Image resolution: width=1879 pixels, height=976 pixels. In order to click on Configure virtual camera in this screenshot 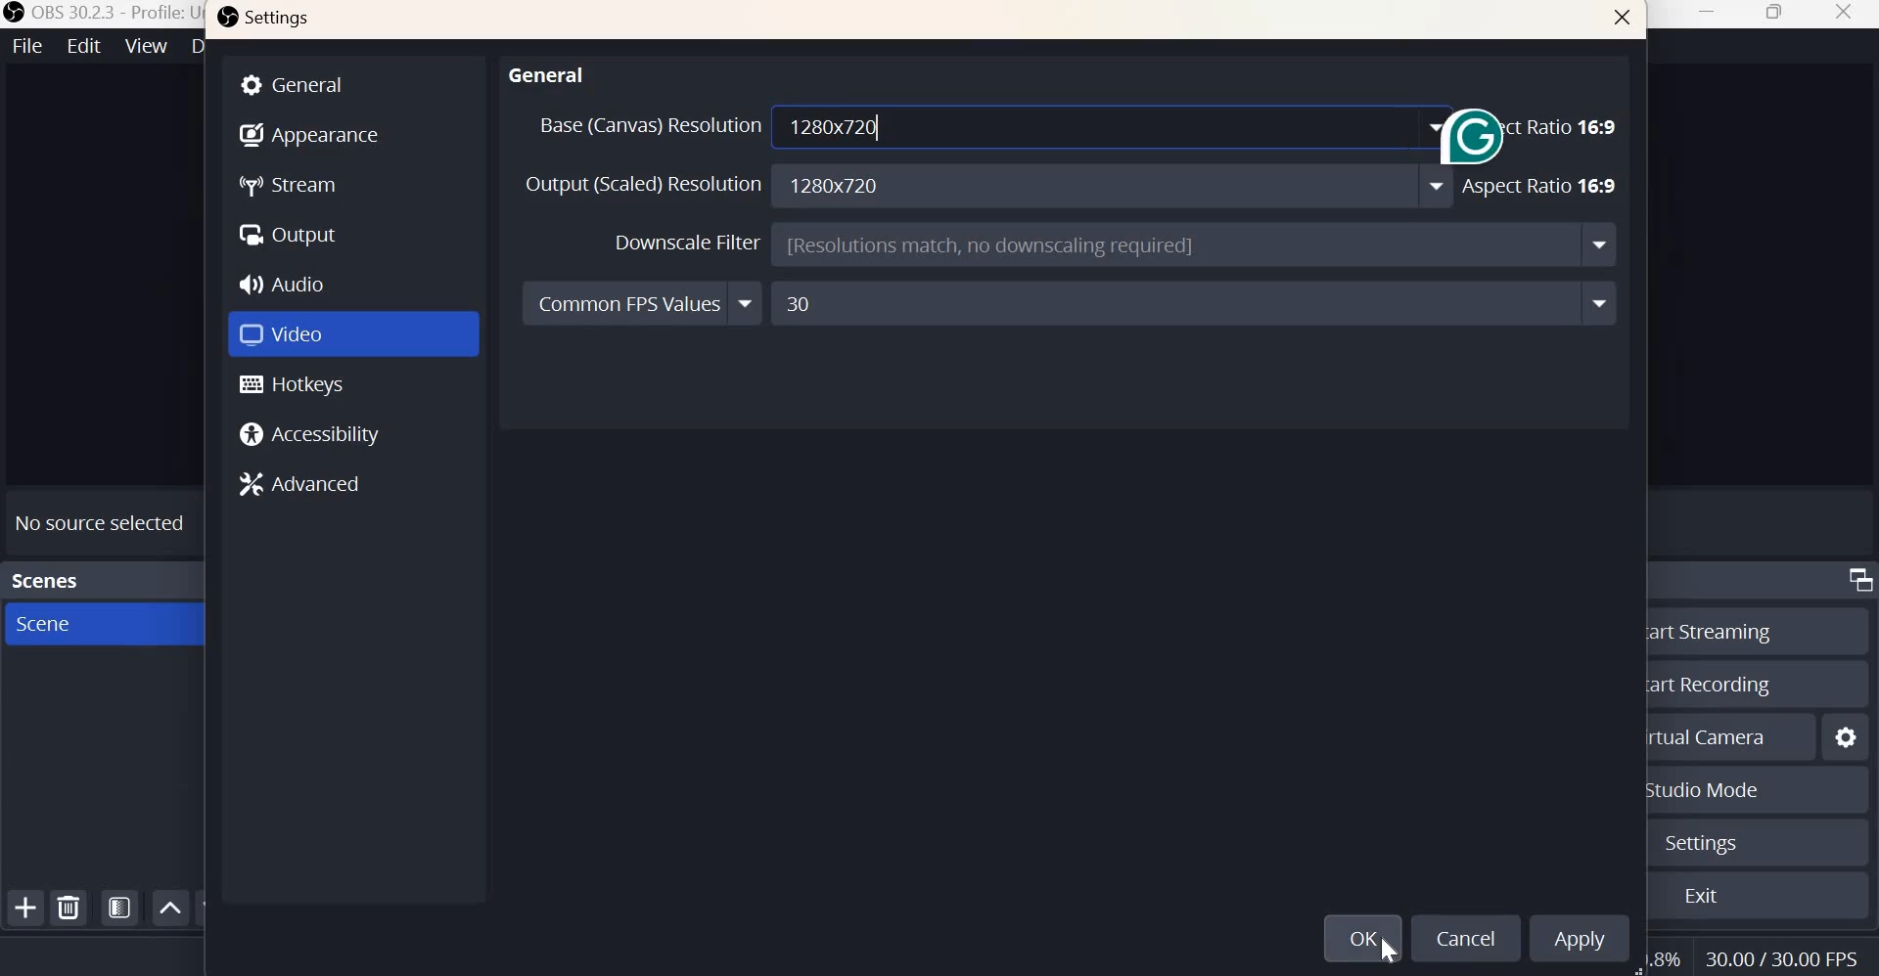, I will do `click(1847, 734)`.